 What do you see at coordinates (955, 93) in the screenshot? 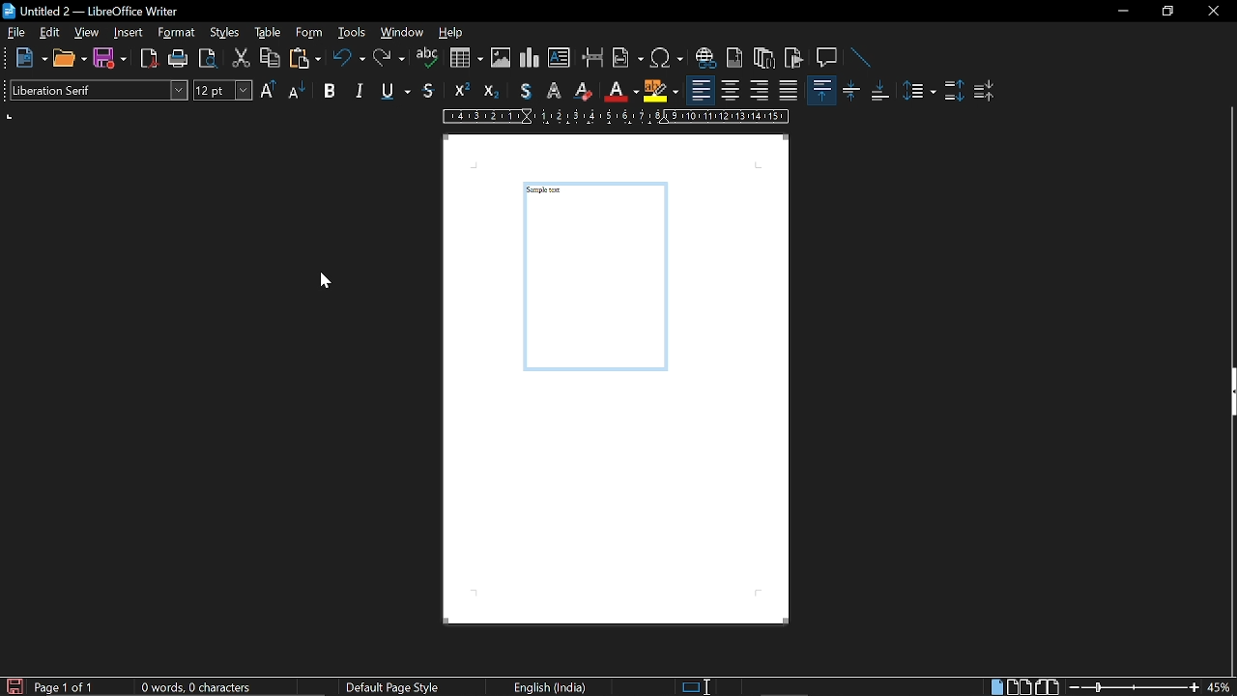
I see `Paragraph style 1` at bounding box center [955, 93].